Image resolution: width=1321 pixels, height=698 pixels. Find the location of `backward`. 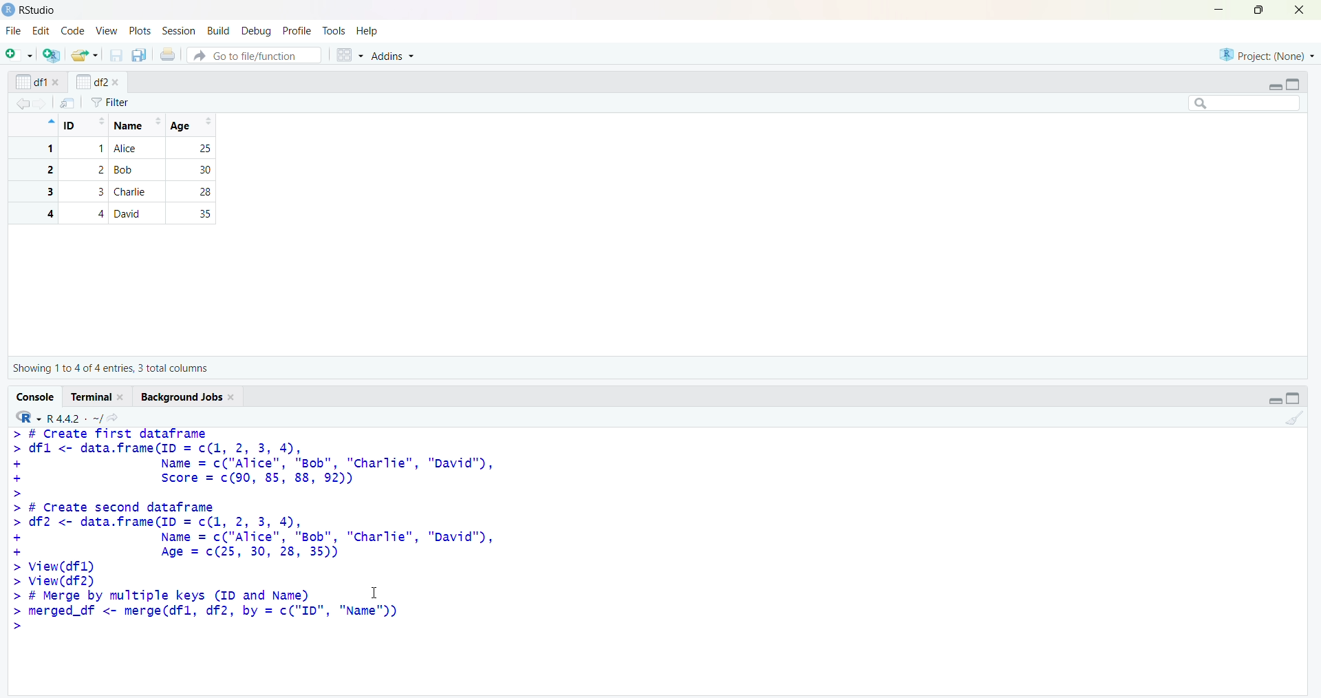

backward is located at coordinates (22, 103).